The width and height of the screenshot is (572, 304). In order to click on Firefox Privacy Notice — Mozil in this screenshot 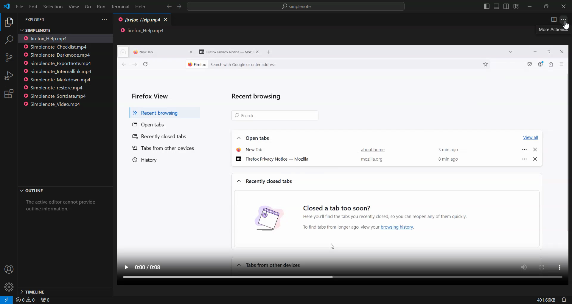, I will do `click(226, 52)`.